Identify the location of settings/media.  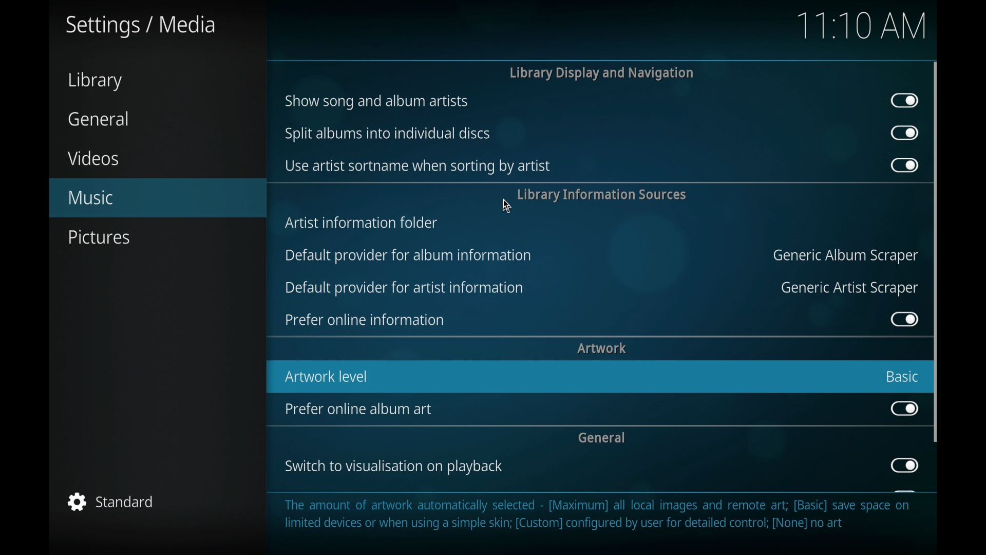
(141, 26).